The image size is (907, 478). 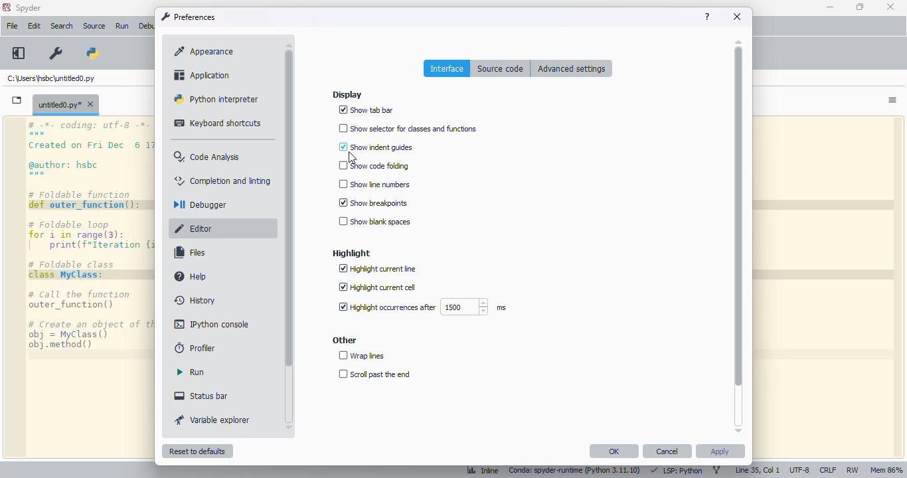 What do you see at coordinates (62, 26) in the screenshot?
I see `search` at bounding box center [62, 26].